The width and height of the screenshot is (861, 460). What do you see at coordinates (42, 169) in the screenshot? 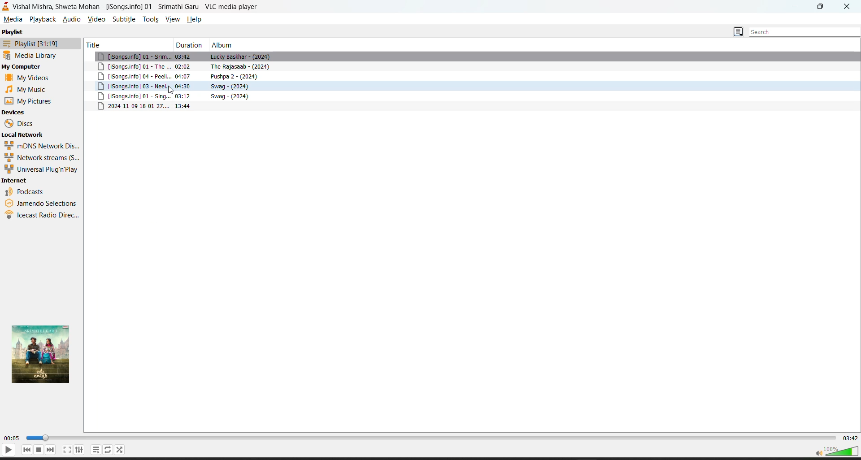
I see `universal plug n play` at bounding box center [42, 169].